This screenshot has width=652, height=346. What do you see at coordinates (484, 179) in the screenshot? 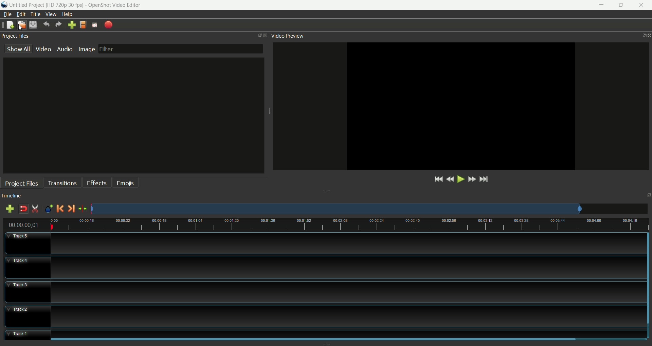
I see `jump to end` at bounding box center [484, 179].